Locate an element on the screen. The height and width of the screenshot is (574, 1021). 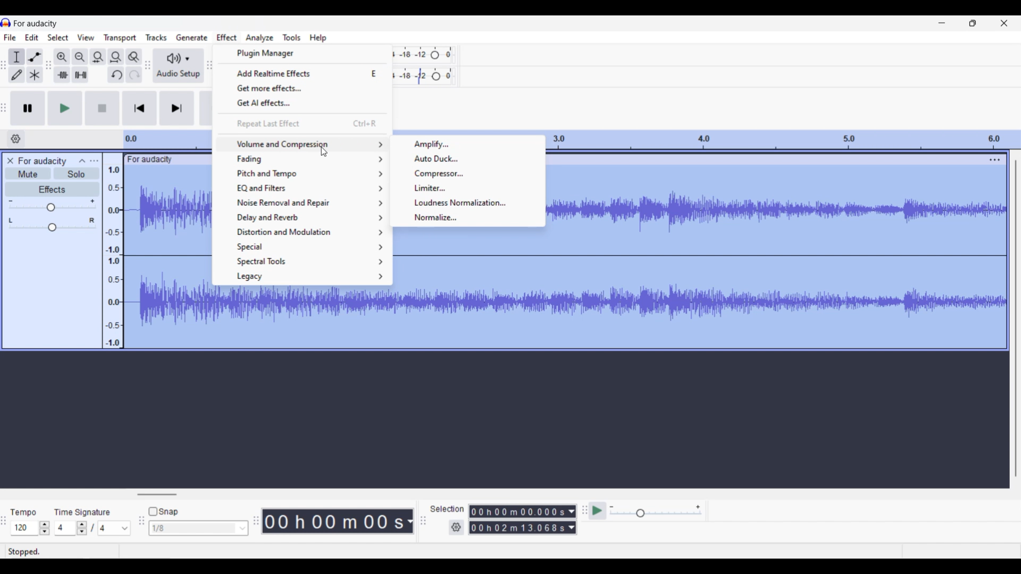
Amplify is located at coordinates (467, 145).